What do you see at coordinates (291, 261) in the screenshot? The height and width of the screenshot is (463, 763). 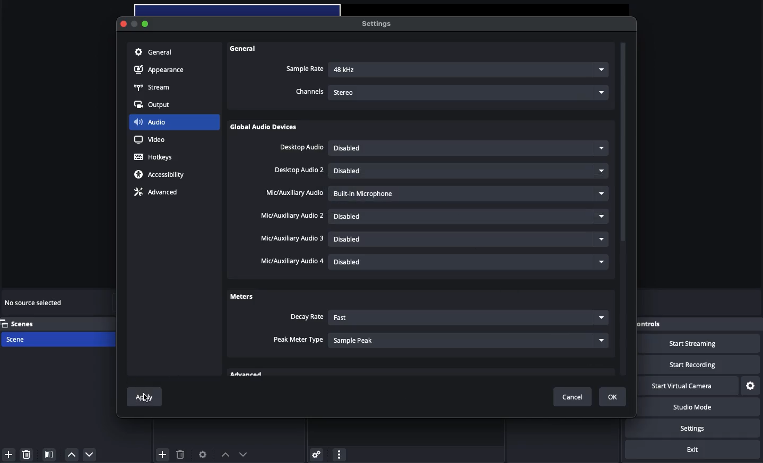 I see `Mic aux auto 4` at bounding box center [291, 261].